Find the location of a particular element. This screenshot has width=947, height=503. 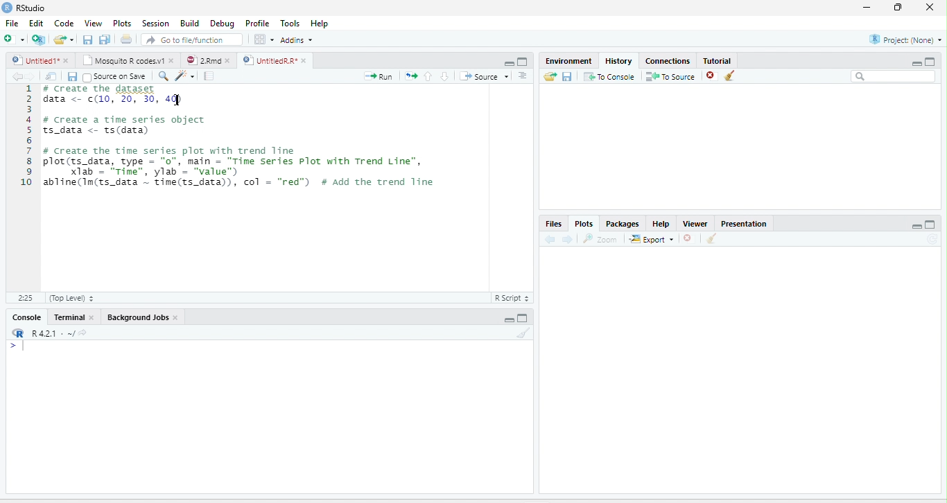

Clear all history entries is located at coordinates (730, 76).